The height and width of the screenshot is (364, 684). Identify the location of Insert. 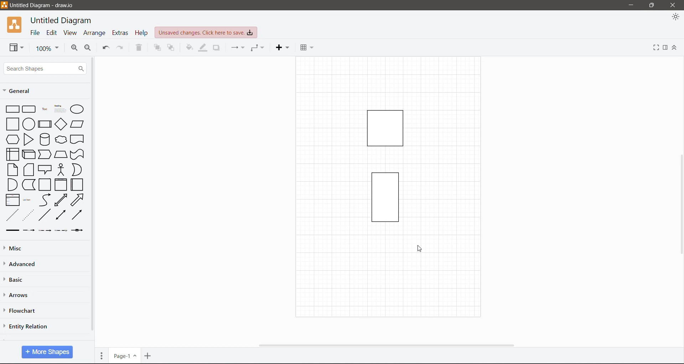
(282, 48).